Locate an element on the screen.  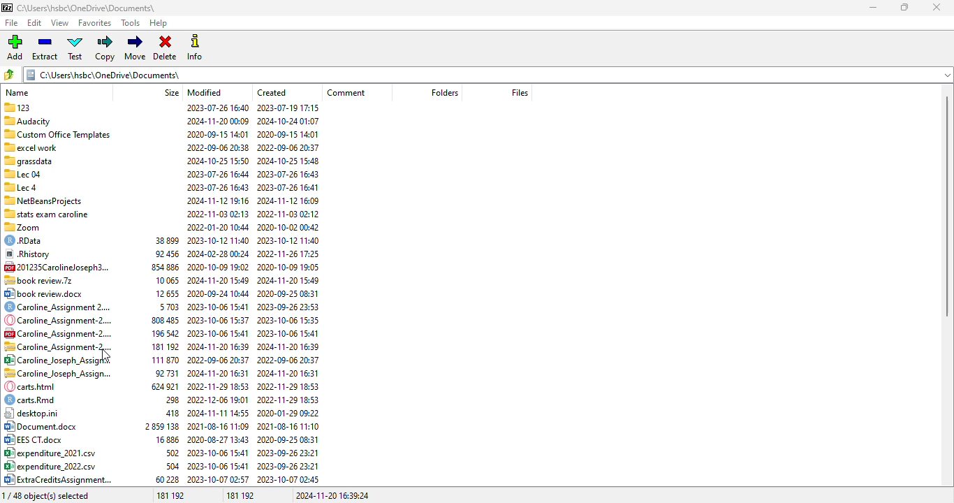
help is located at coordinates (159, 24).